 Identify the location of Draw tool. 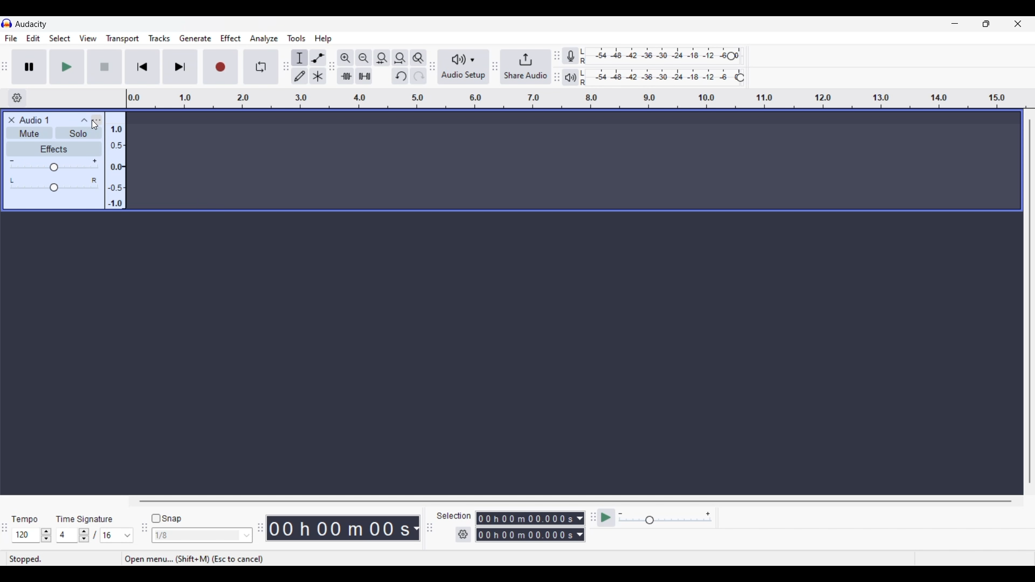
(300, 76).